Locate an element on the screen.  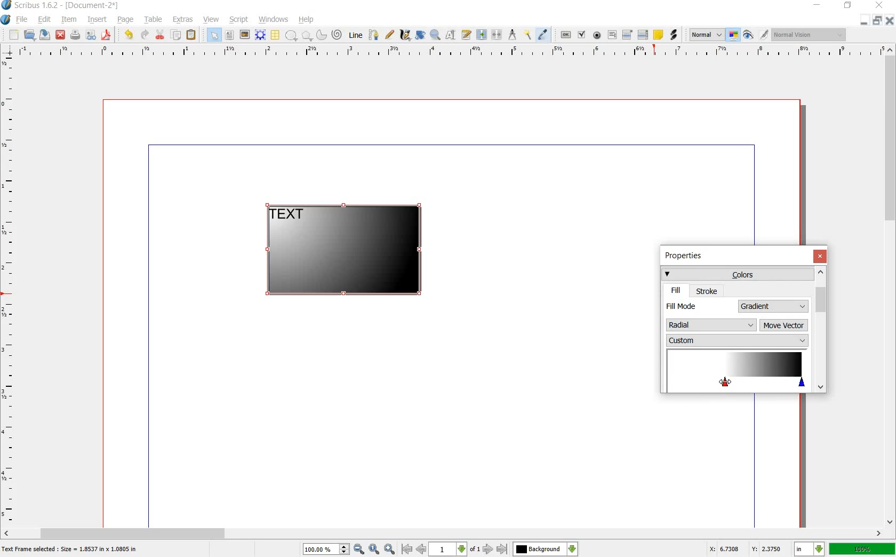
system logo is located at coordinates (5, 20).